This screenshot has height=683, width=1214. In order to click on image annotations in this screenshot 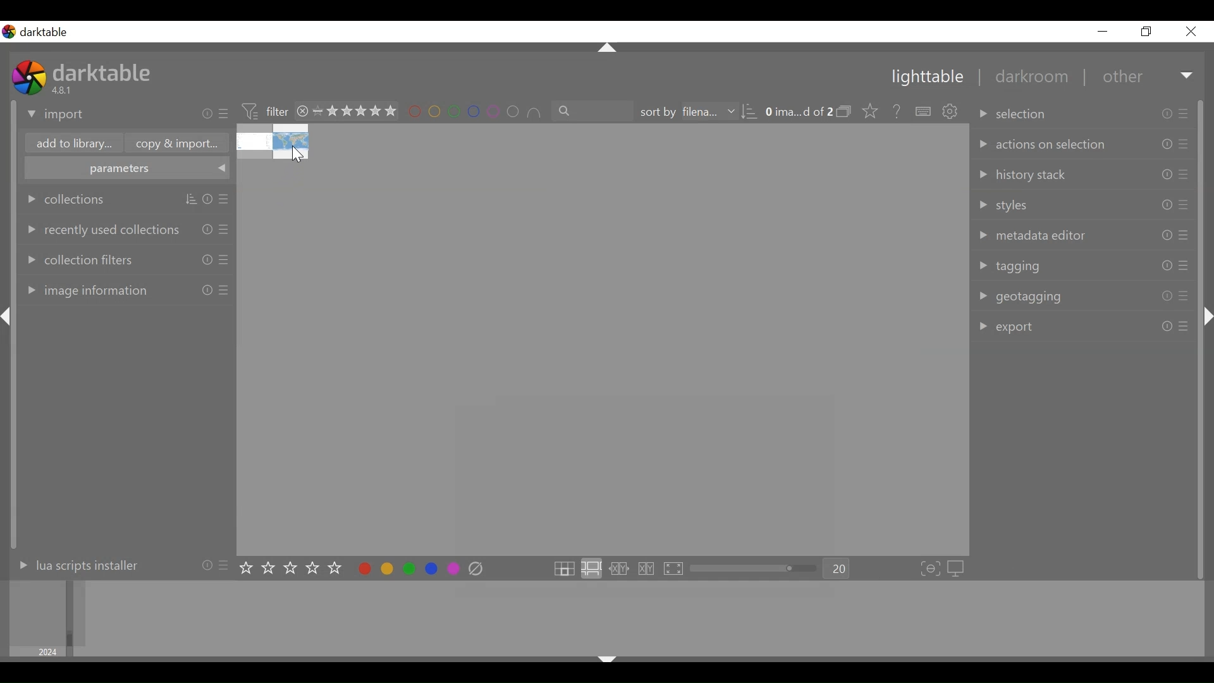, I will do `click(101, 291)`.